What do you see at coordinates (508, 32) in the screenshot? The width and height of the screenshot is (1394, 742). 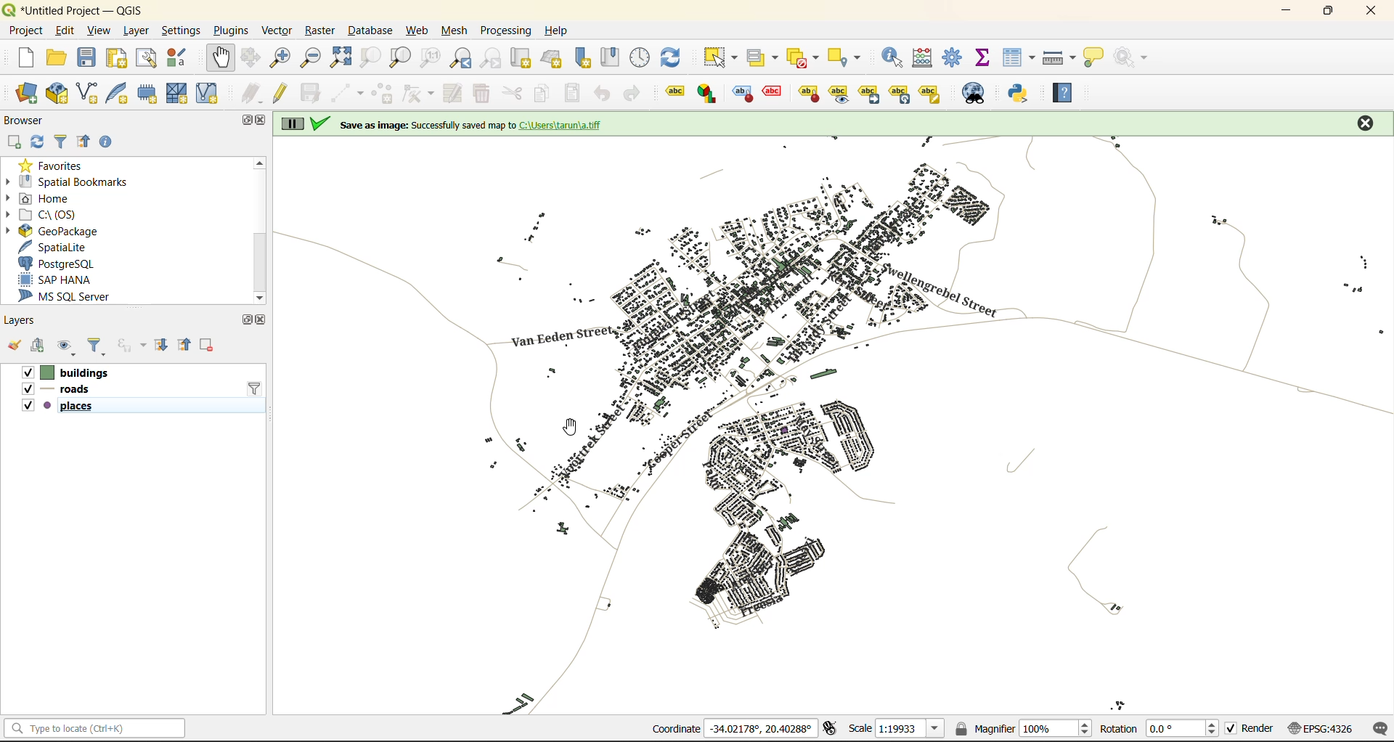 I see `processing` at bounding box center [508, 32].